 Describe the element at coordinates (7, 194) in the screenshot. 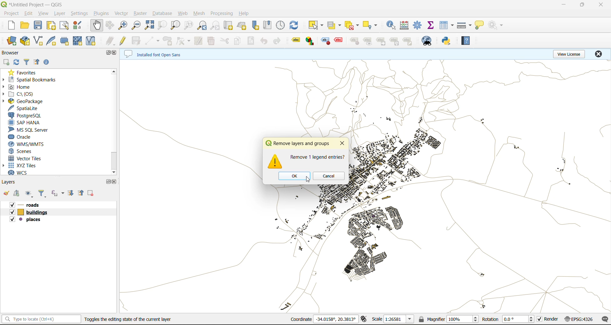

I see `open` at that location.